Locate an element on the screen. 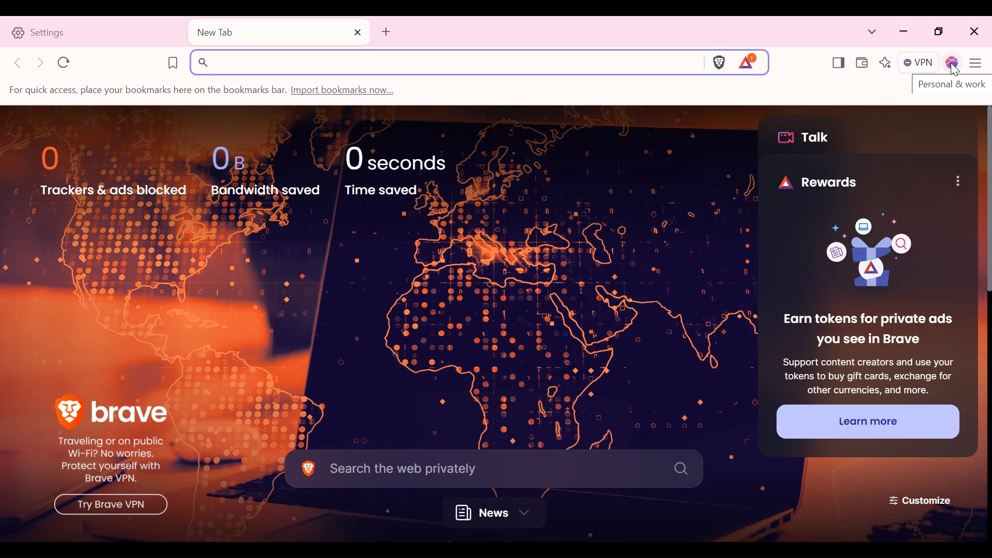 The height and width of the screenshot is (558, 992). Close is located at coordinates (973, 32).